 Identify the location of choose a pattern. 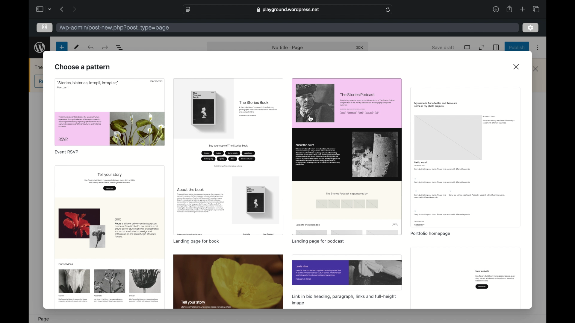
(84, 67).